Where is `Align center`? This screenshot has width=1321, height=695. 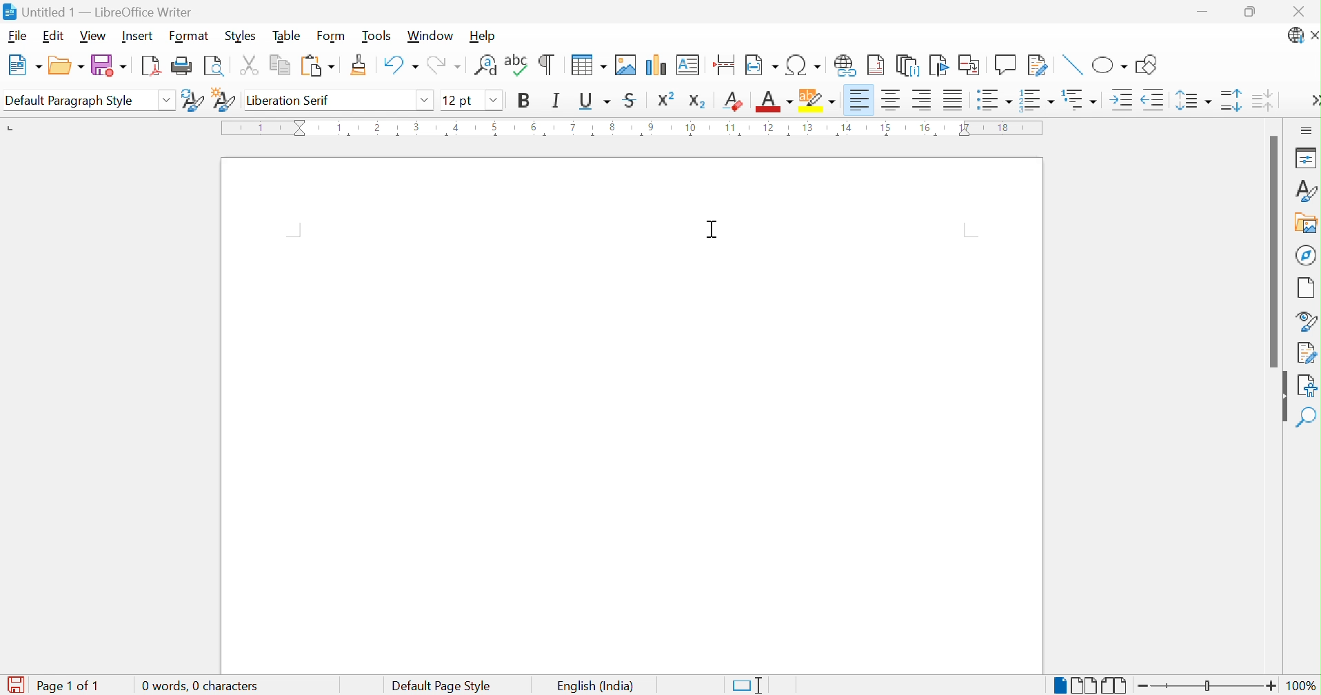 Align center is located at coordinates (891, 100).